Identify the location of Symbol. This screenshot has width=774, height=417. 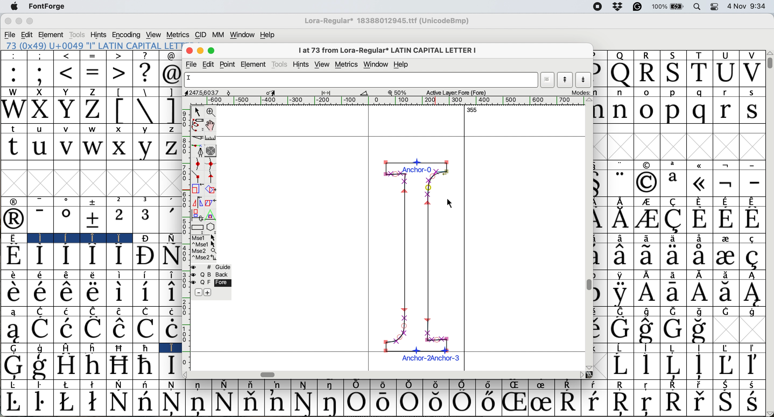
(117, 239).